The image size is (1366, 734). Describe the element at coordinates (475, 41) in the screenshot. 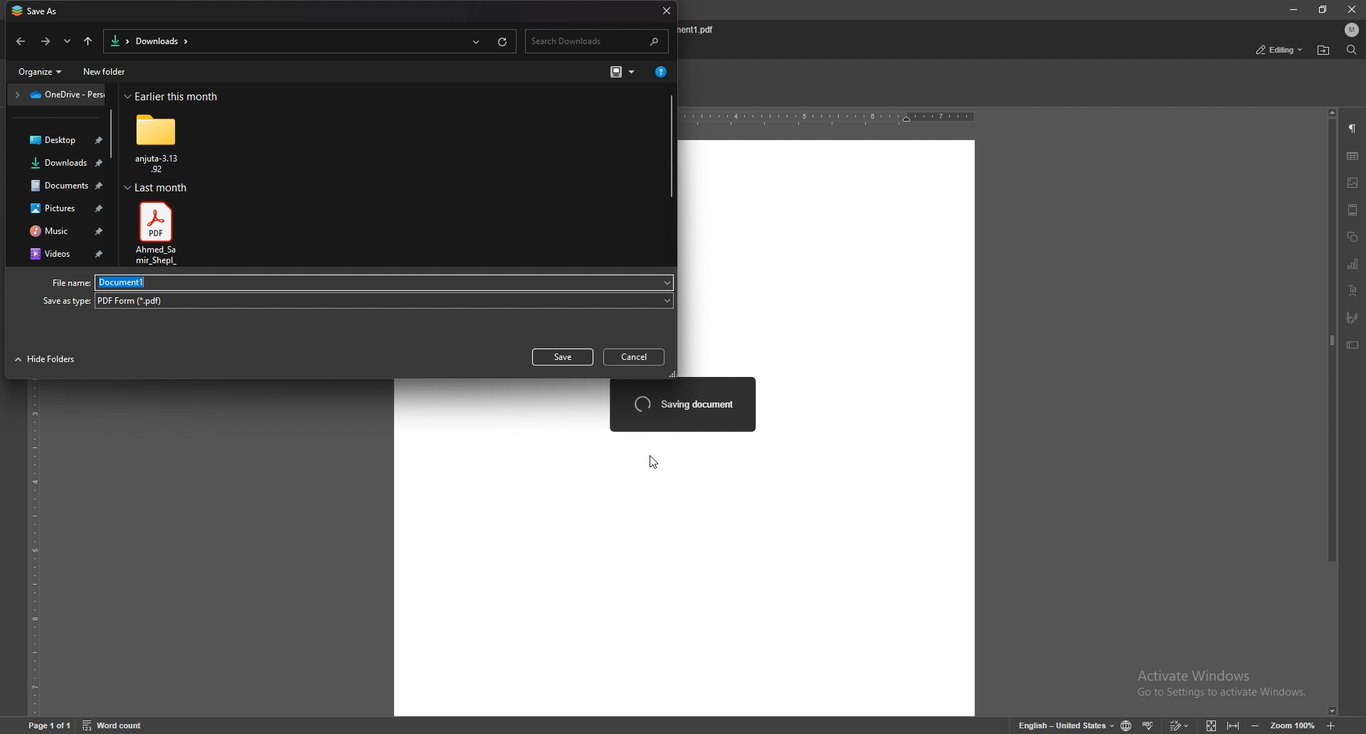

I see `recent` at that location.